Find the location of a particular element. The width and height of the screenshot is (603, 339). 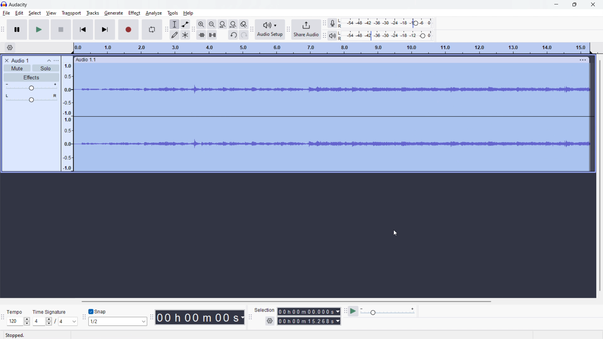

effects is located at coordinates (31, 77).